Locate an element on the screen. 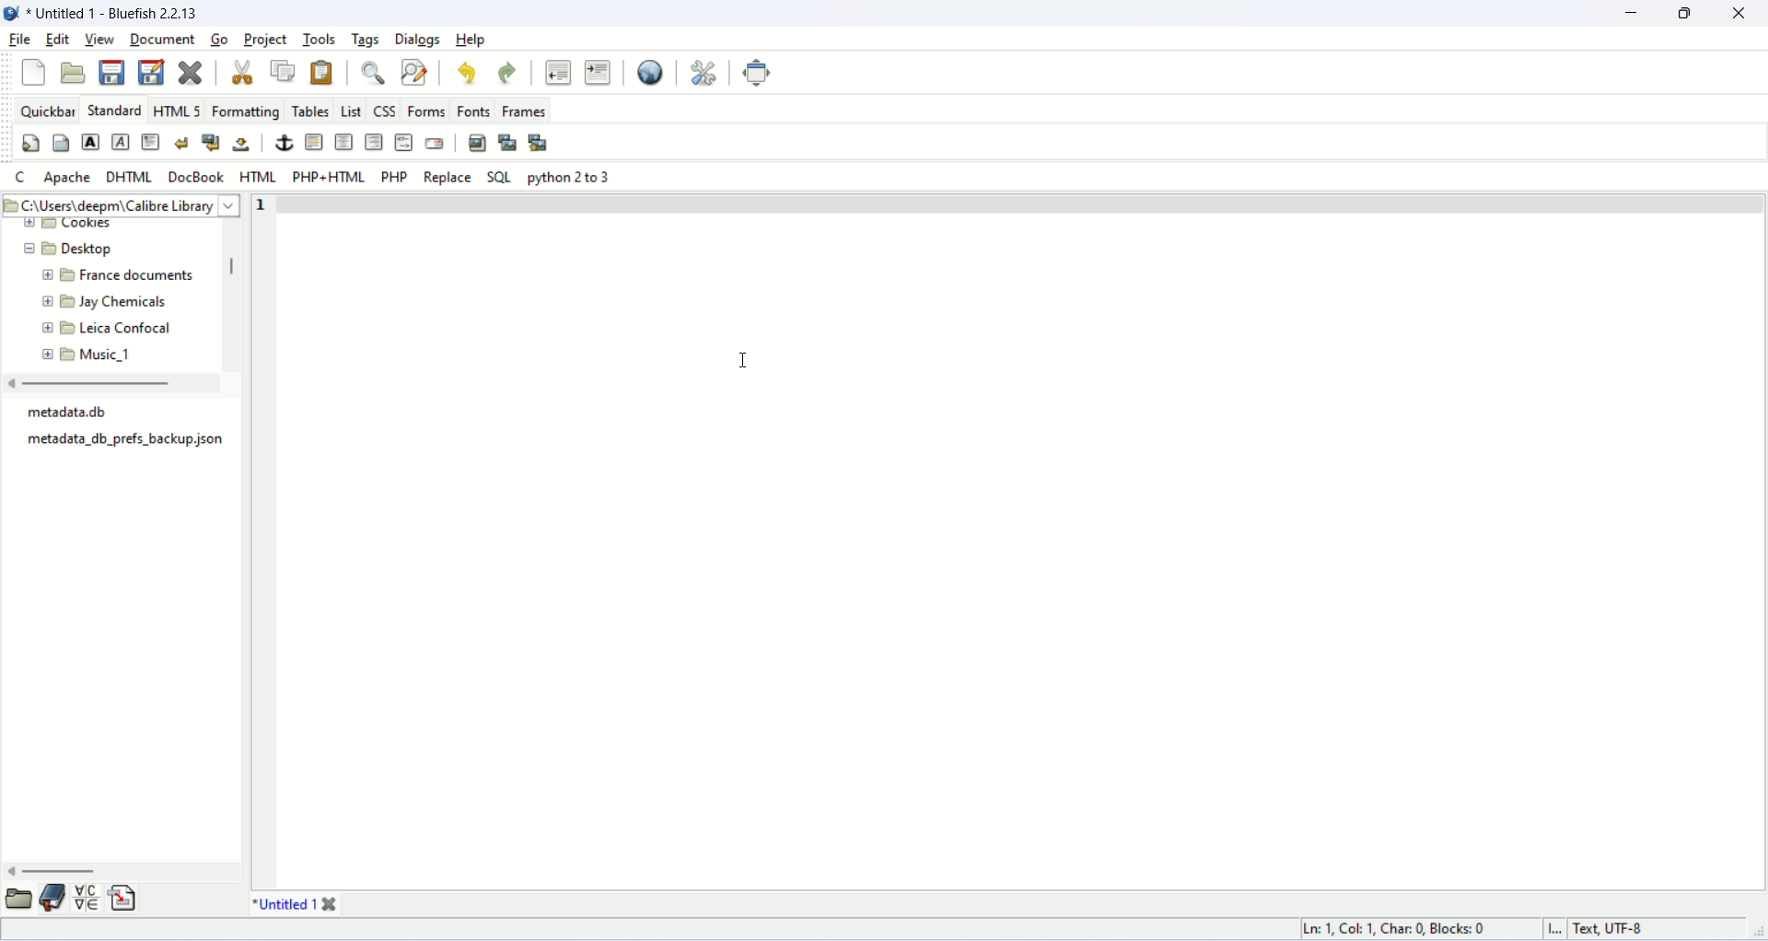 The image size is (1768, 941). Apache is located at coordinates (67, 178).